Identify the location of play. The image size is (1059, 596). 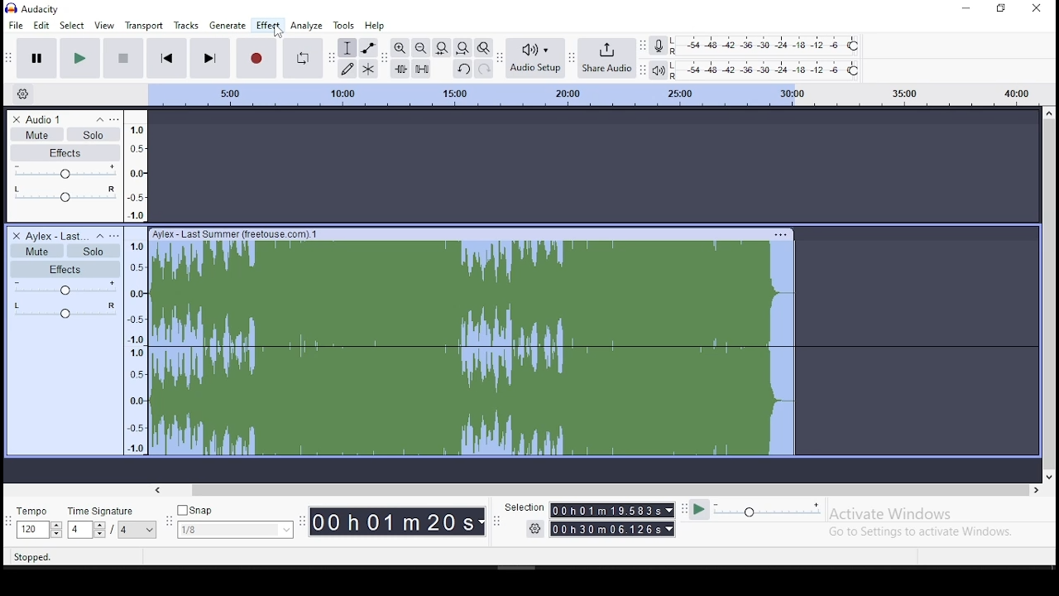
(79, 58).